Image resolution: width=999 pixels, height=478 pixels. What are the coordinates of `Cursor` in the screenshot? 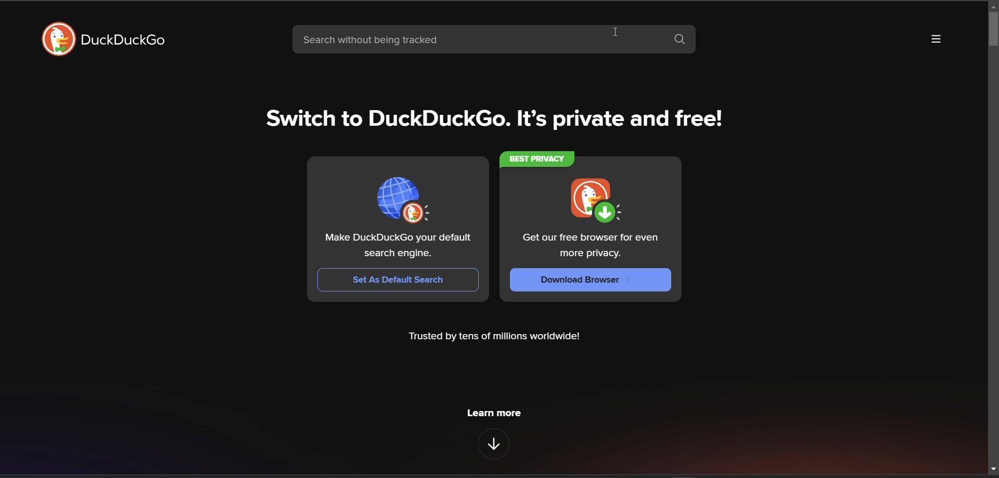 It's located at (616, 32).